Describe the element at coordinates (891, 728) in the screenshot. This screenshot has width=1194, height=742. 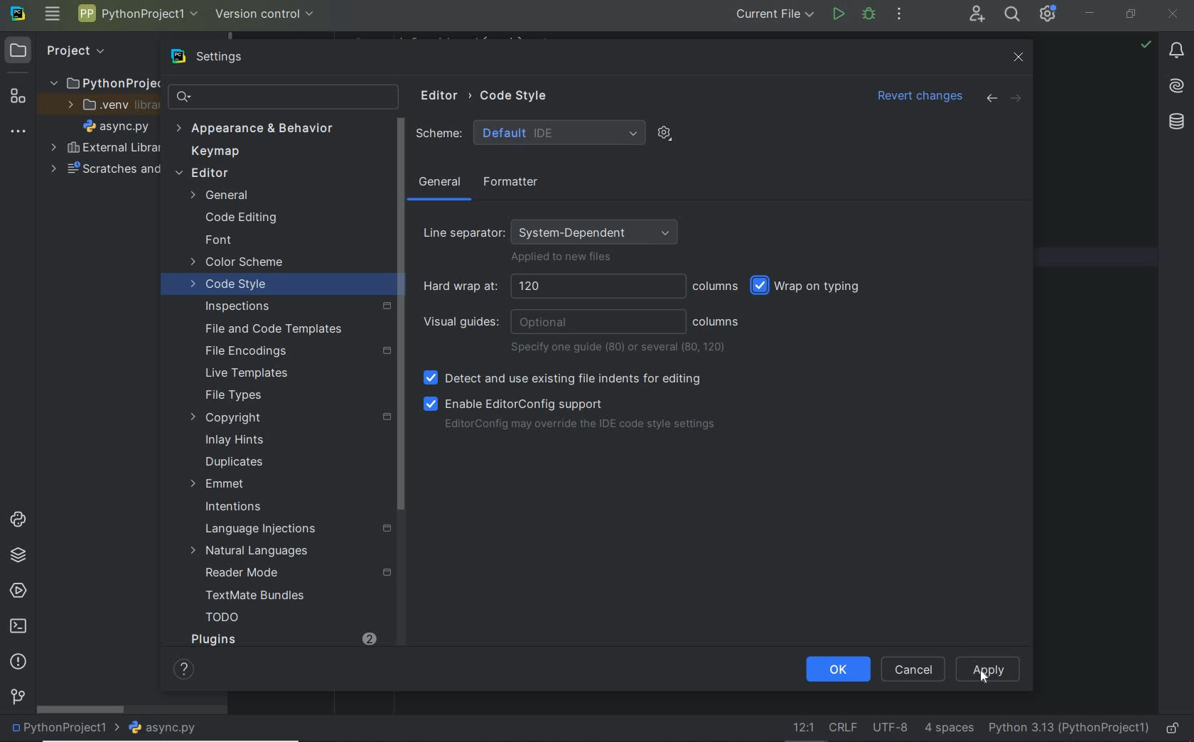
I see `file encoding` at that location.